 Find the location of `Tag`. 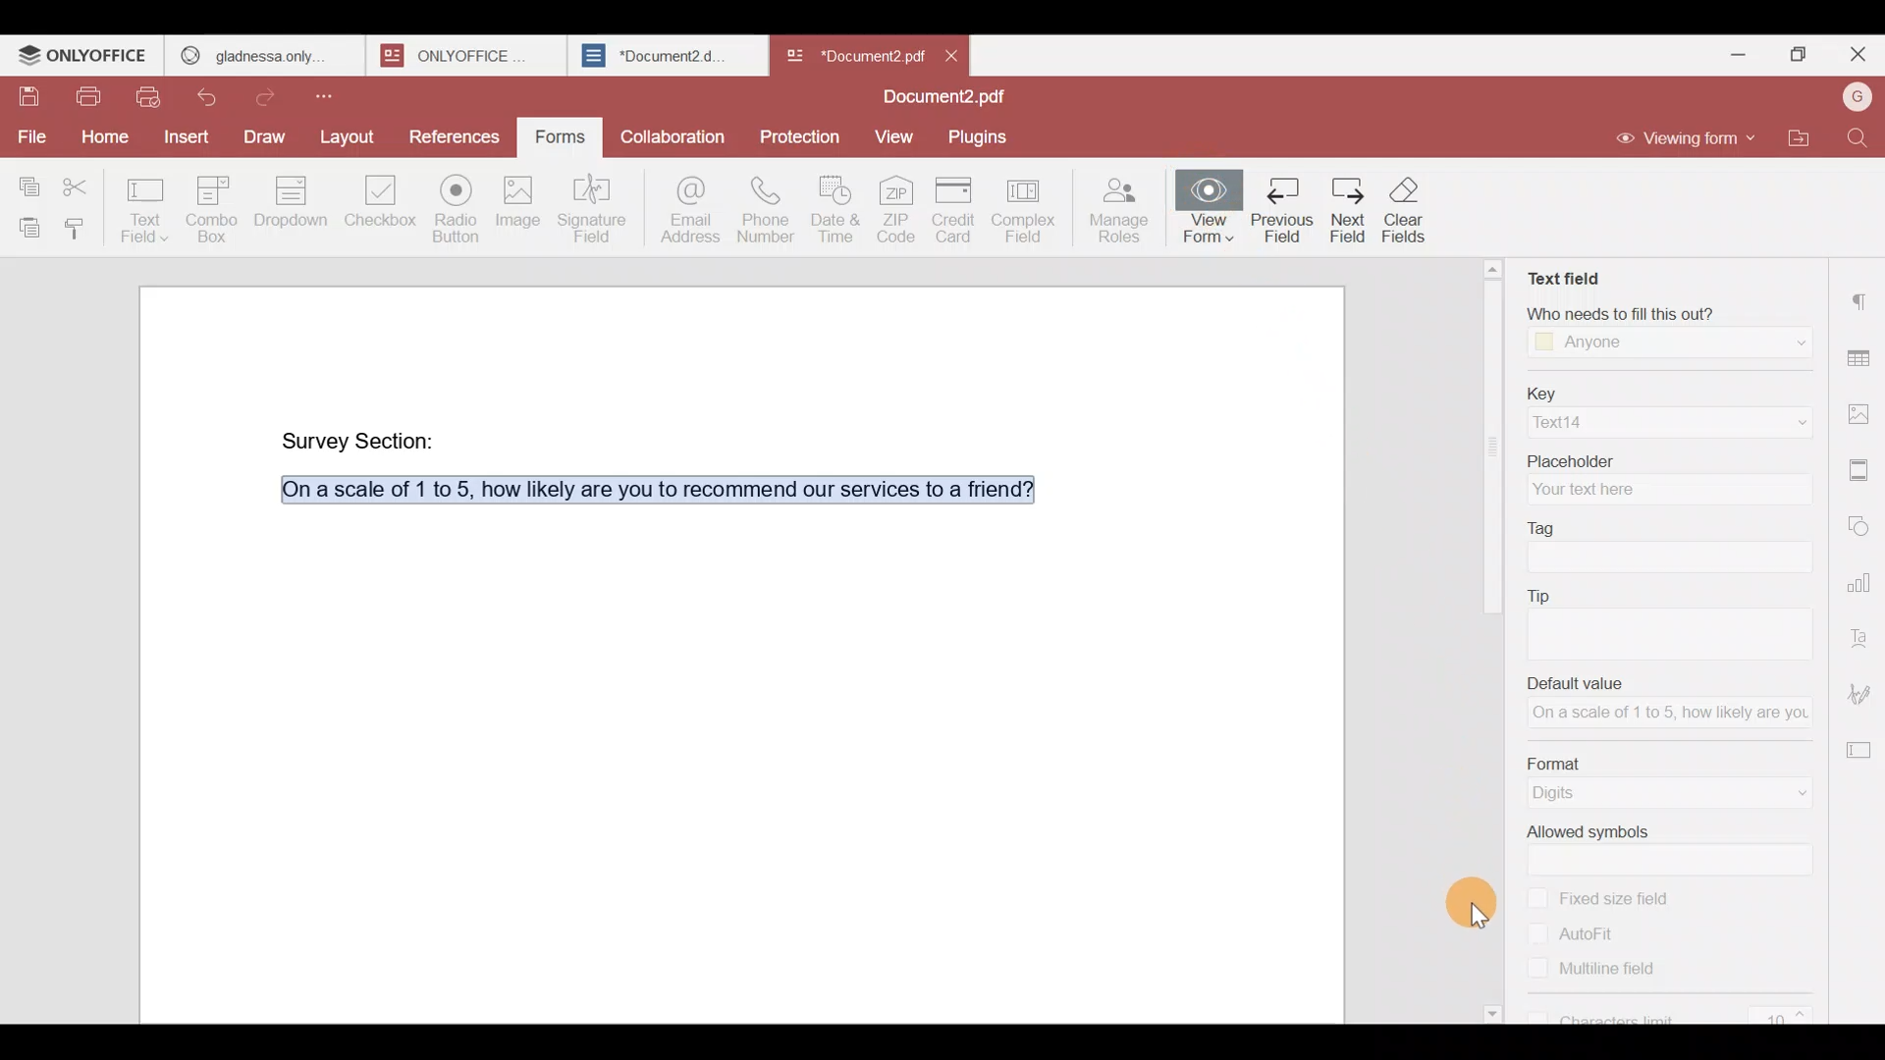

Tag is located at coordinates (1662, 524).